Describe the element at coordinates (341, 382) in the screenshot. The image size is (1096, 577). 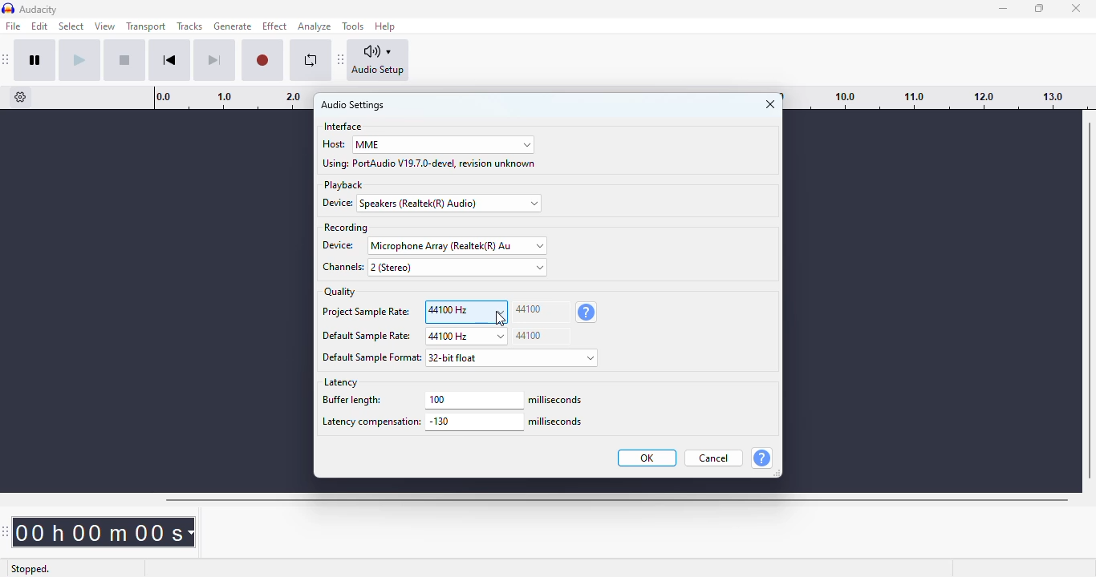
I see `latency` at that location.